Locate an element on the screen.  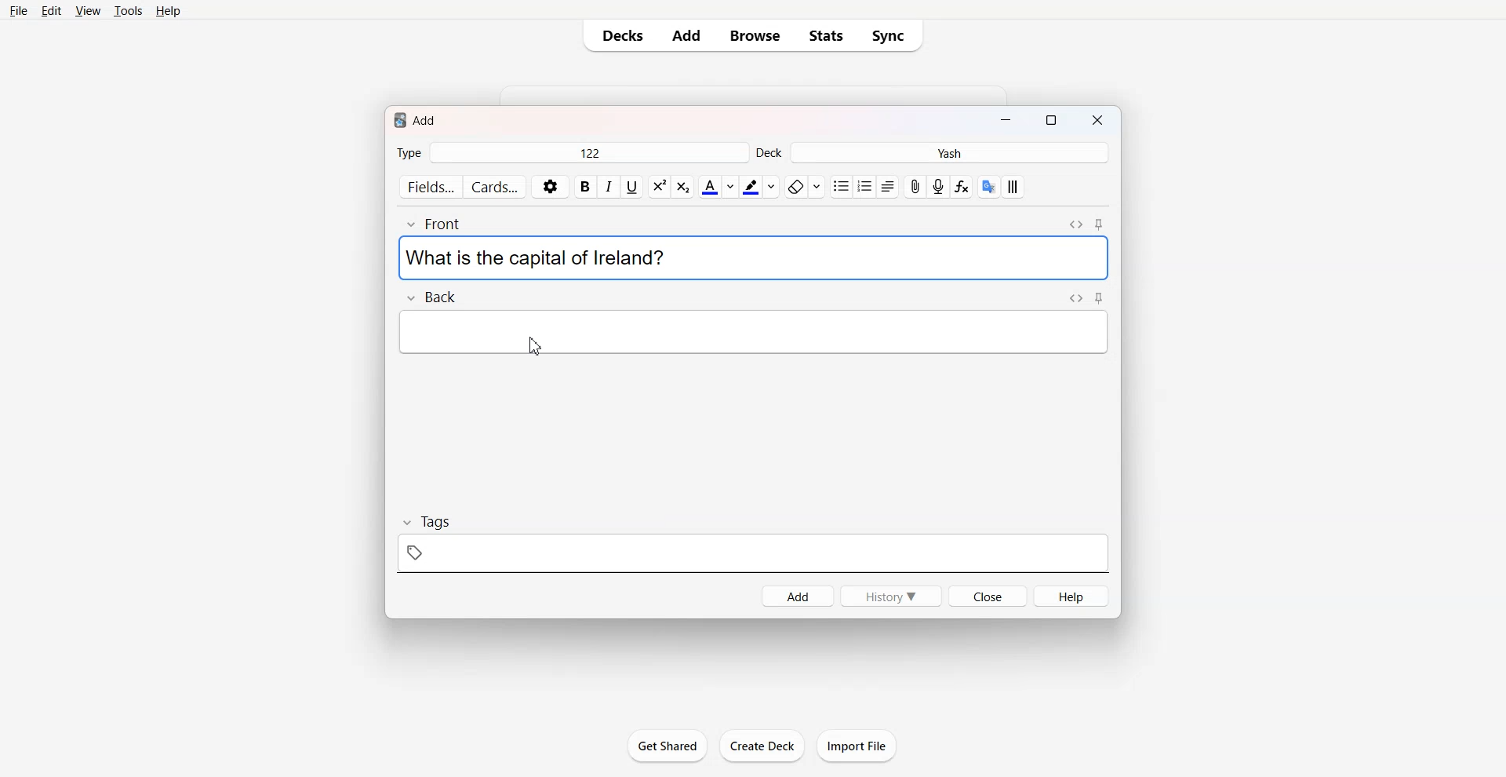
Equations is located at coordinates (962, 187).